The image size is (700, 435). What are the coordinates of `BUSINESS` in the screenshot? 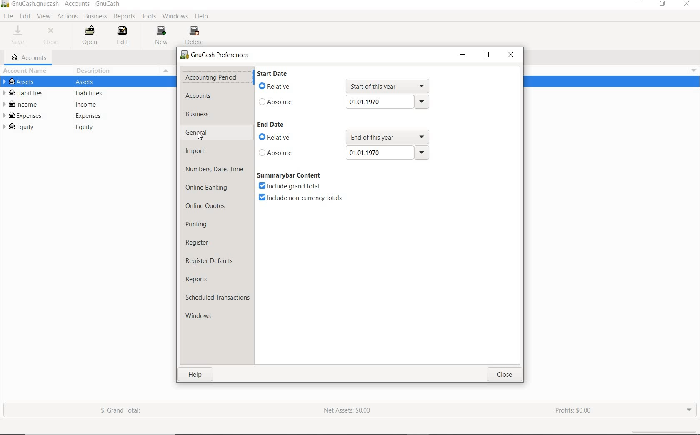 It's located at (95, 16).